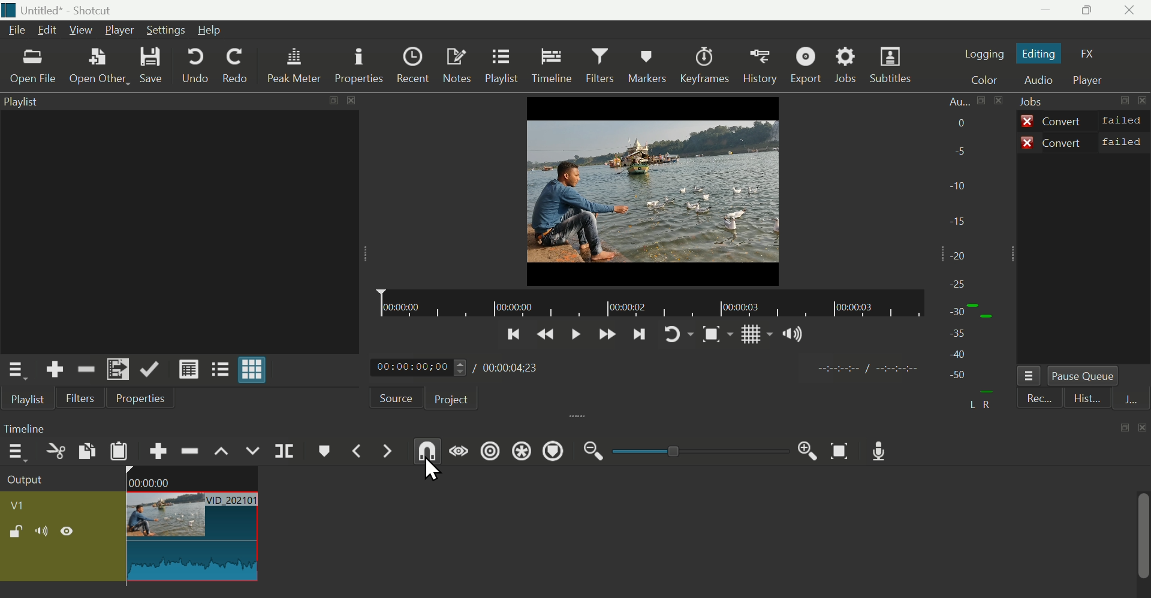 This screenshot has height=598, width=1151. I want to click on Previous Marker, so click(363, 451).